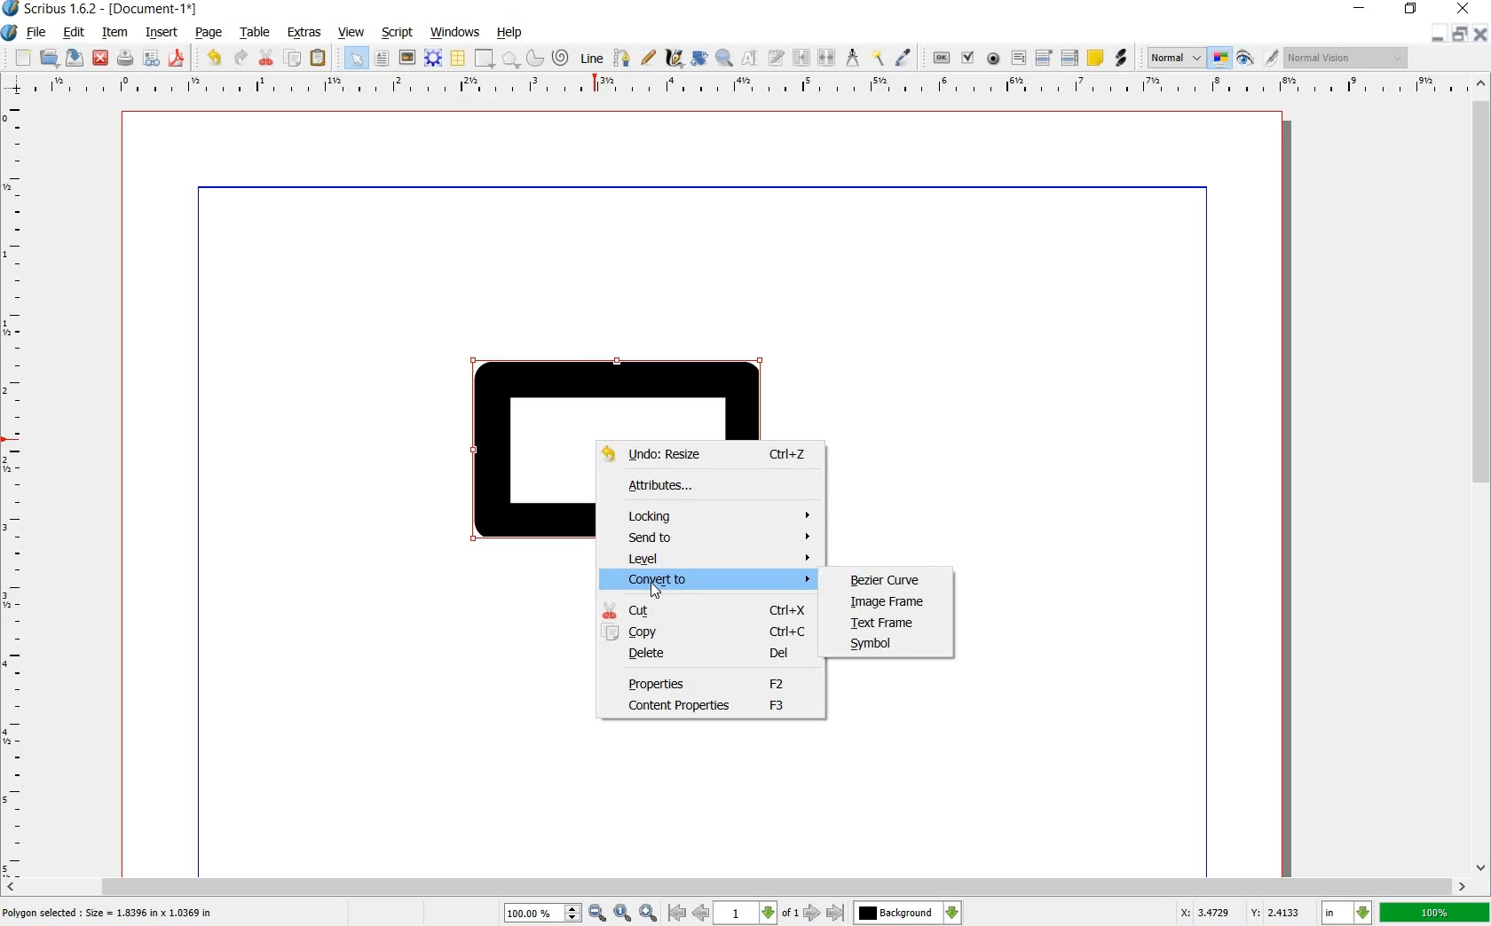  I want to click on zoom in, so click(556, 912).